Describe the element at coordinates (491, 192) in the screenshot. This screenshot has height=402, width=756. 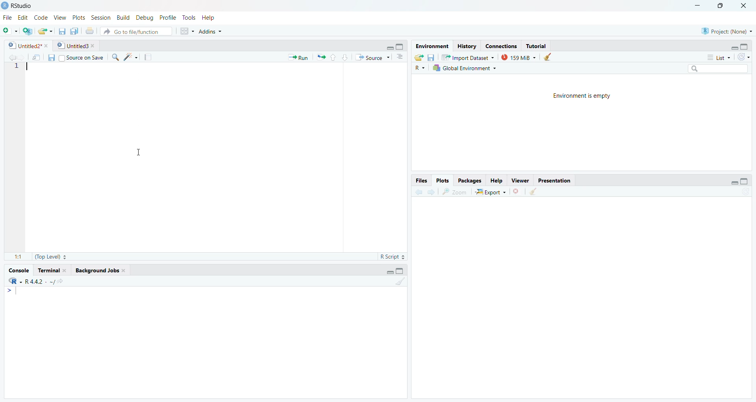
I see `Export ` at that location.